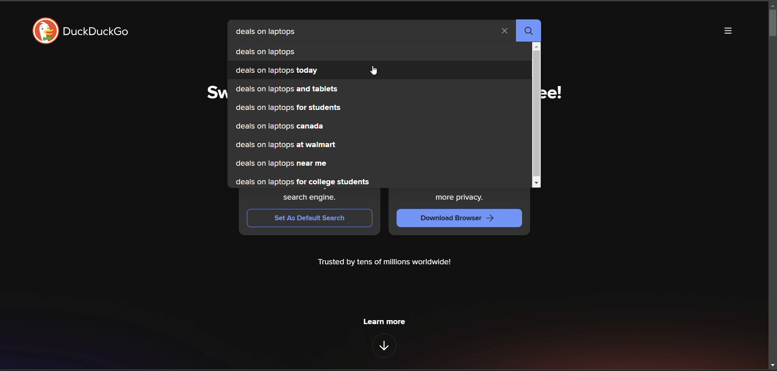 The width and height of the screenshot is (777, 371). Describe the element at coordinates (384, 346) in the screenshot. I see `features` at that location.